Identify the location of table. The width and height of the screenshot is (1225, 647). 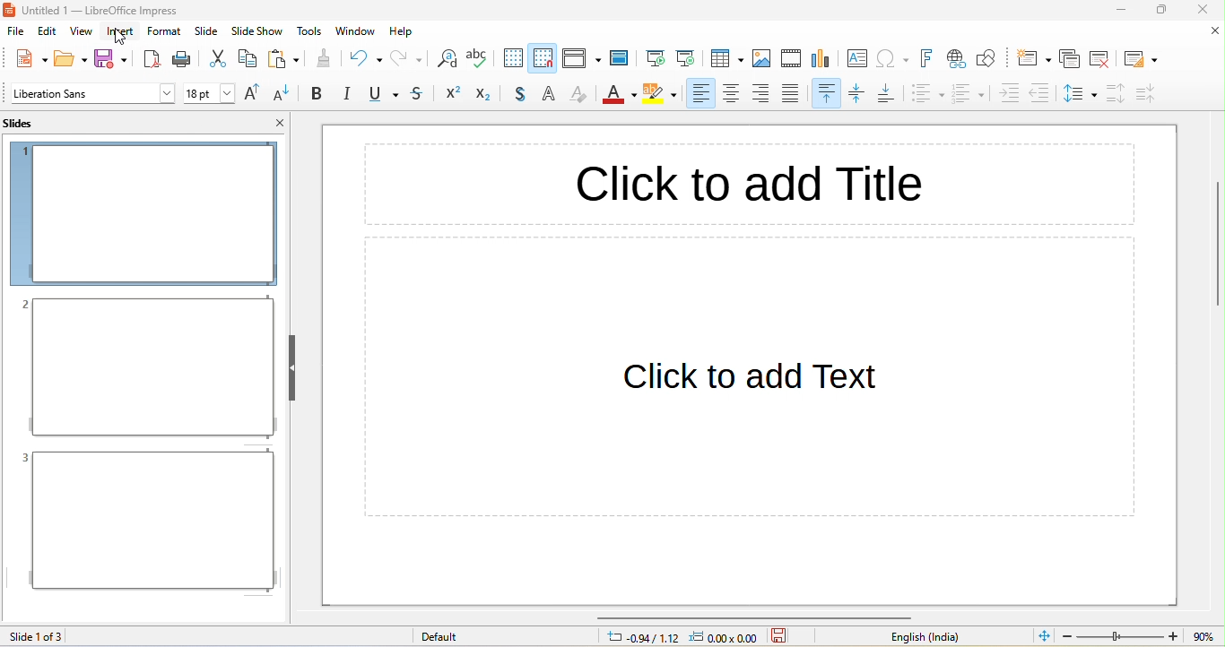
(728, 59).